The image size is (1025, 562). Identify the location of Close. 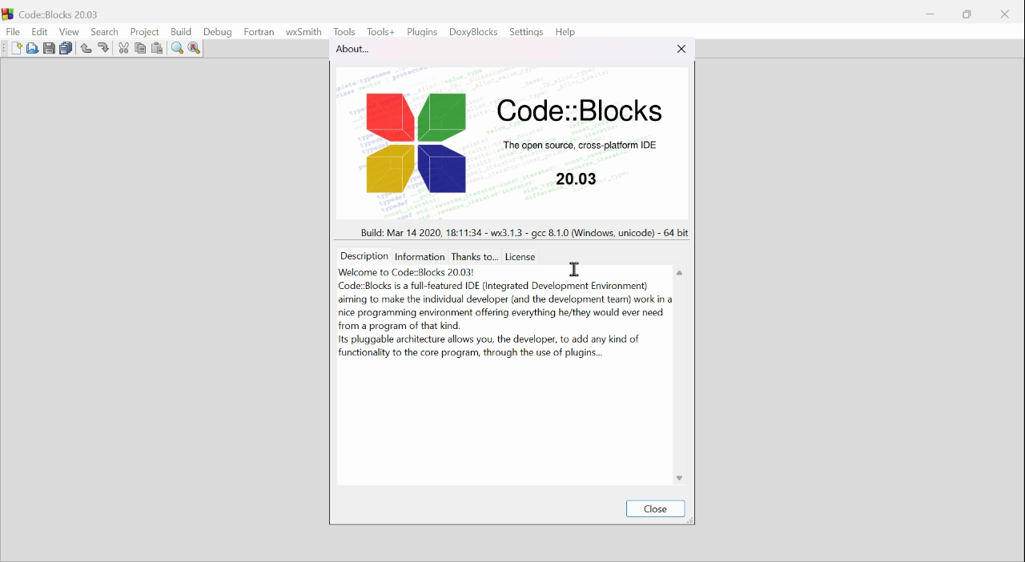
(1003, 16).